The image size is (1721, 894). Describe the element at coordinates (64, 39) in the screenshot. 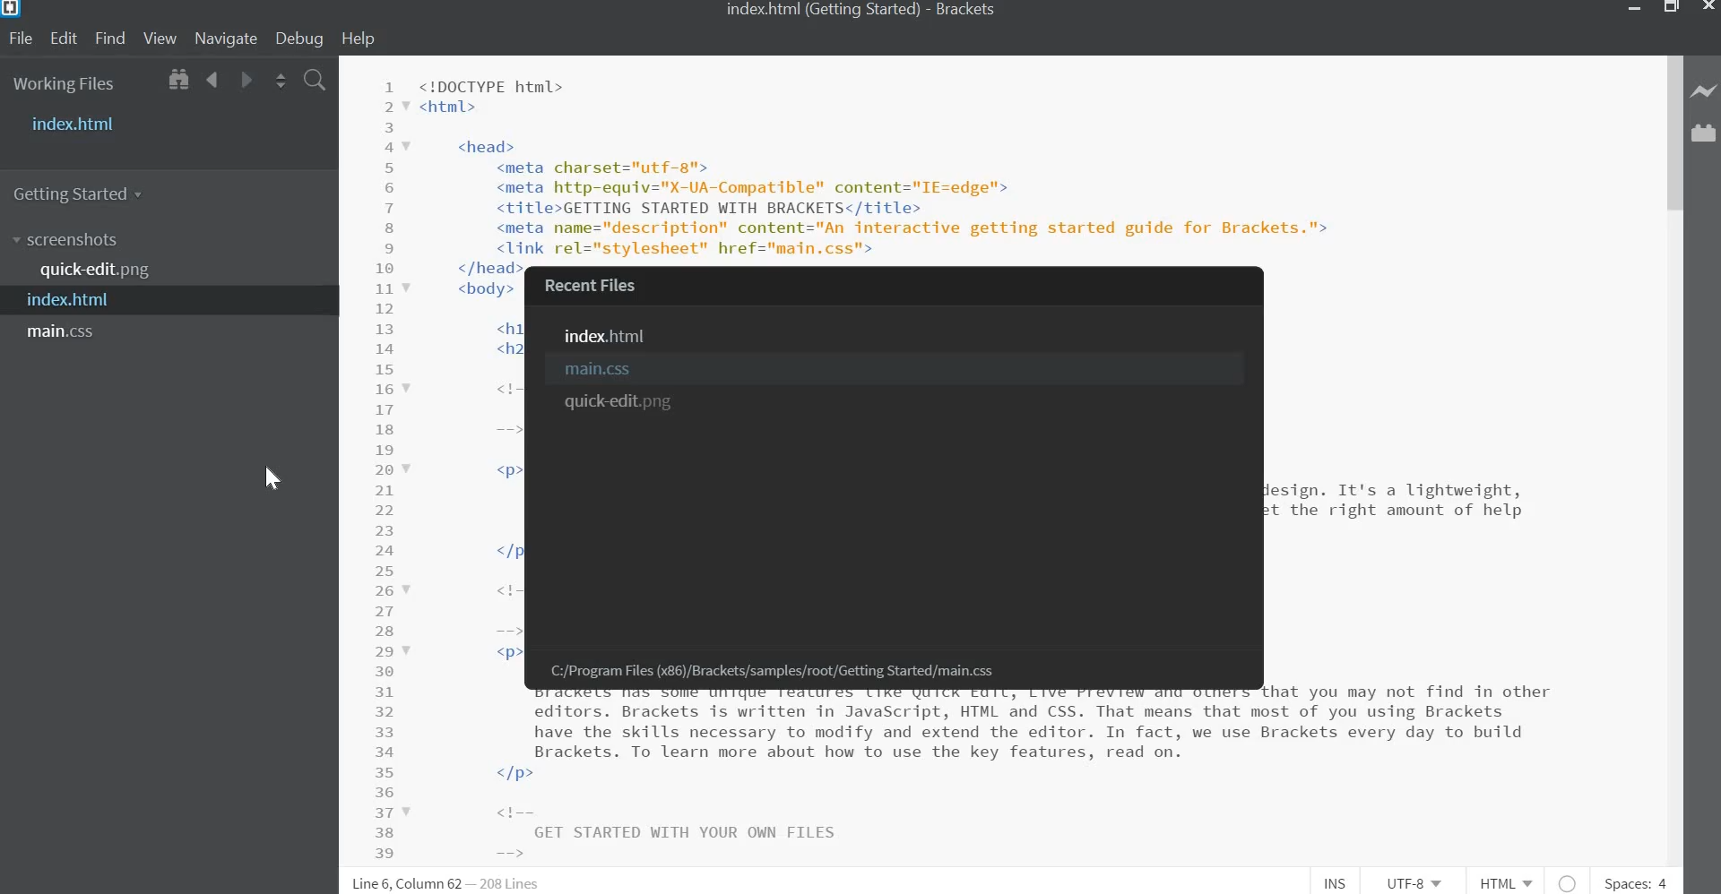

I see `Edit` at that location.